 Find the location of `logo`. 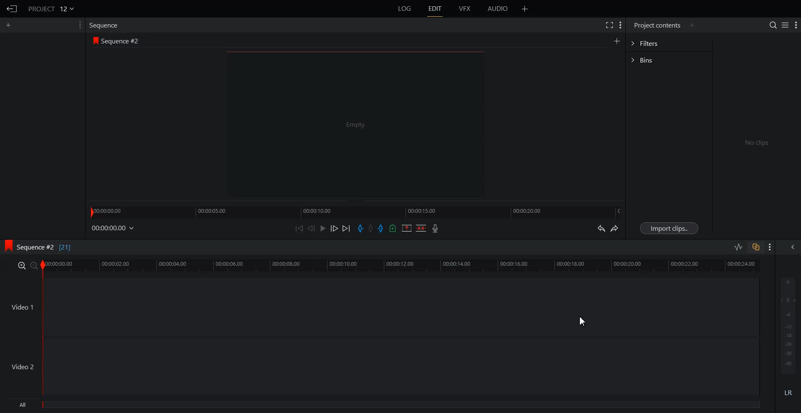

logo is located at coordinates (94, 41).